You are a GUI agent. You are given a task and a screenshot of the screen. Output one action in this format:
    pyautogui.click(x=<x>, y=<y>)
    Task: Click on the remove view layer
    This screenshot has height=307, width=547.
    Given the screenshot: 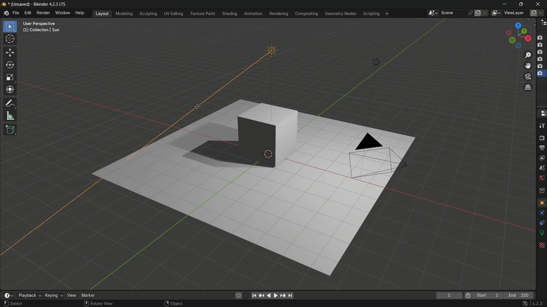 What is the action you would take?
    pyautogui.click(x=542, y=13)
    